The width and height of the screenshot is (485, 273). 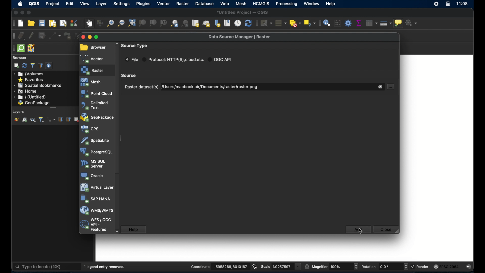 I want to click on pan map to selection, so click(x=101, y=23).